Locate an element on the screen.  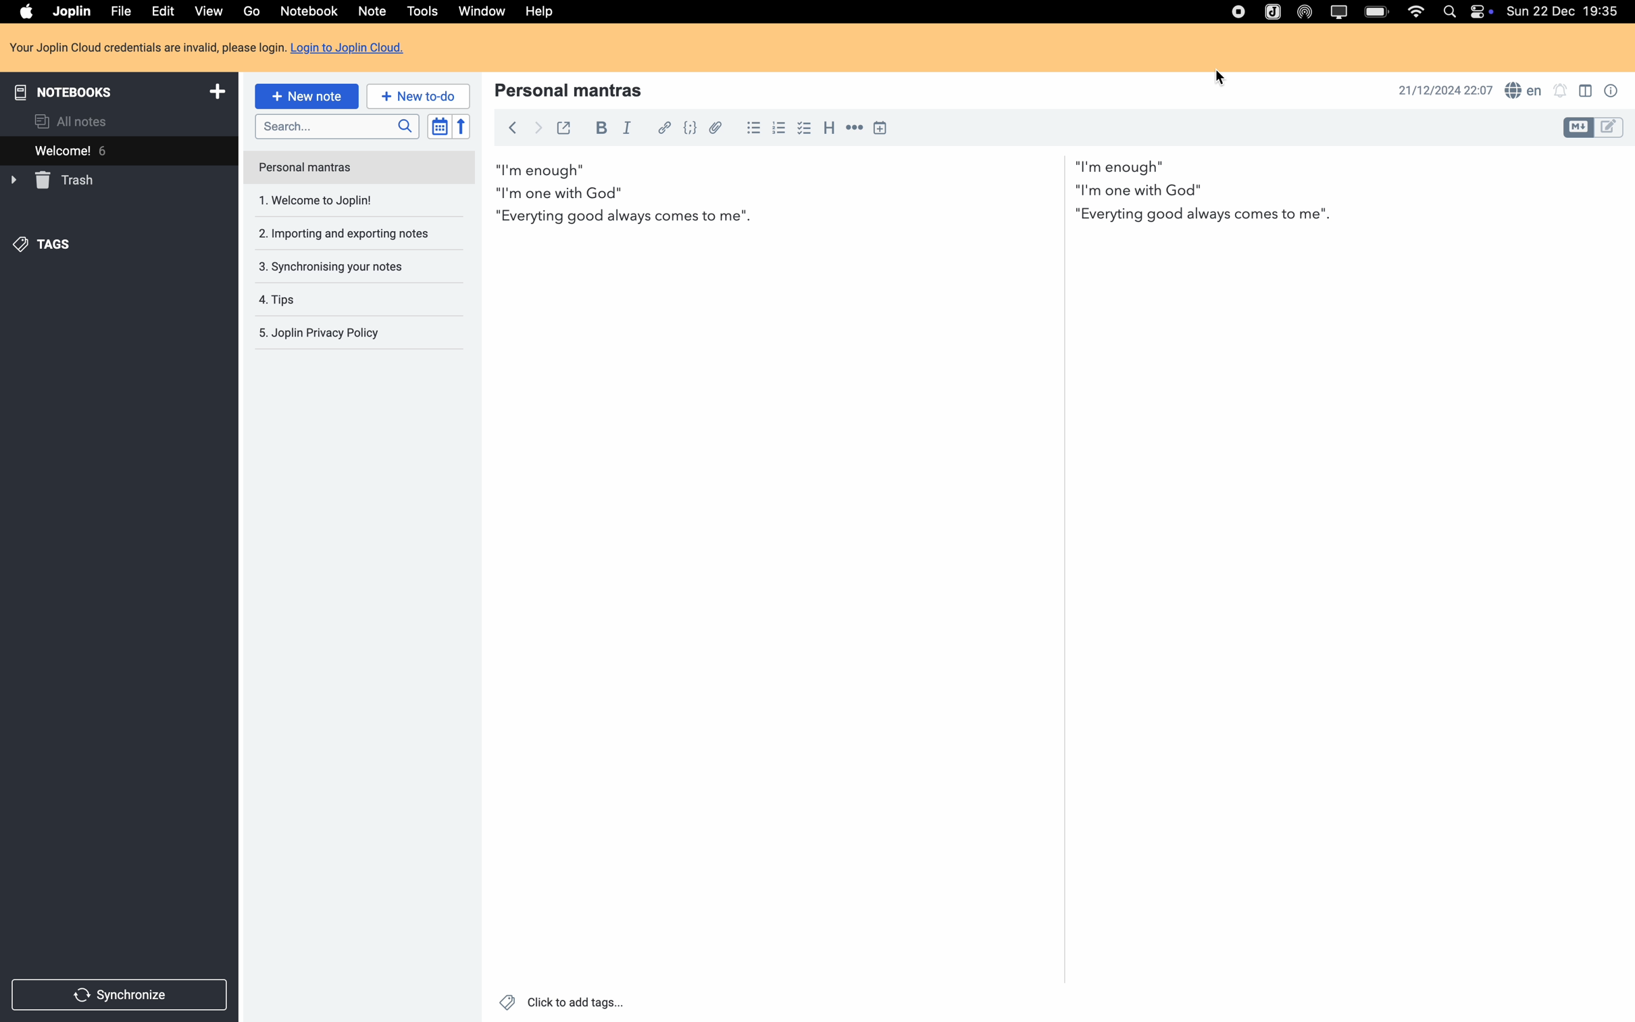
notebook is located at coordinates (308, 11).